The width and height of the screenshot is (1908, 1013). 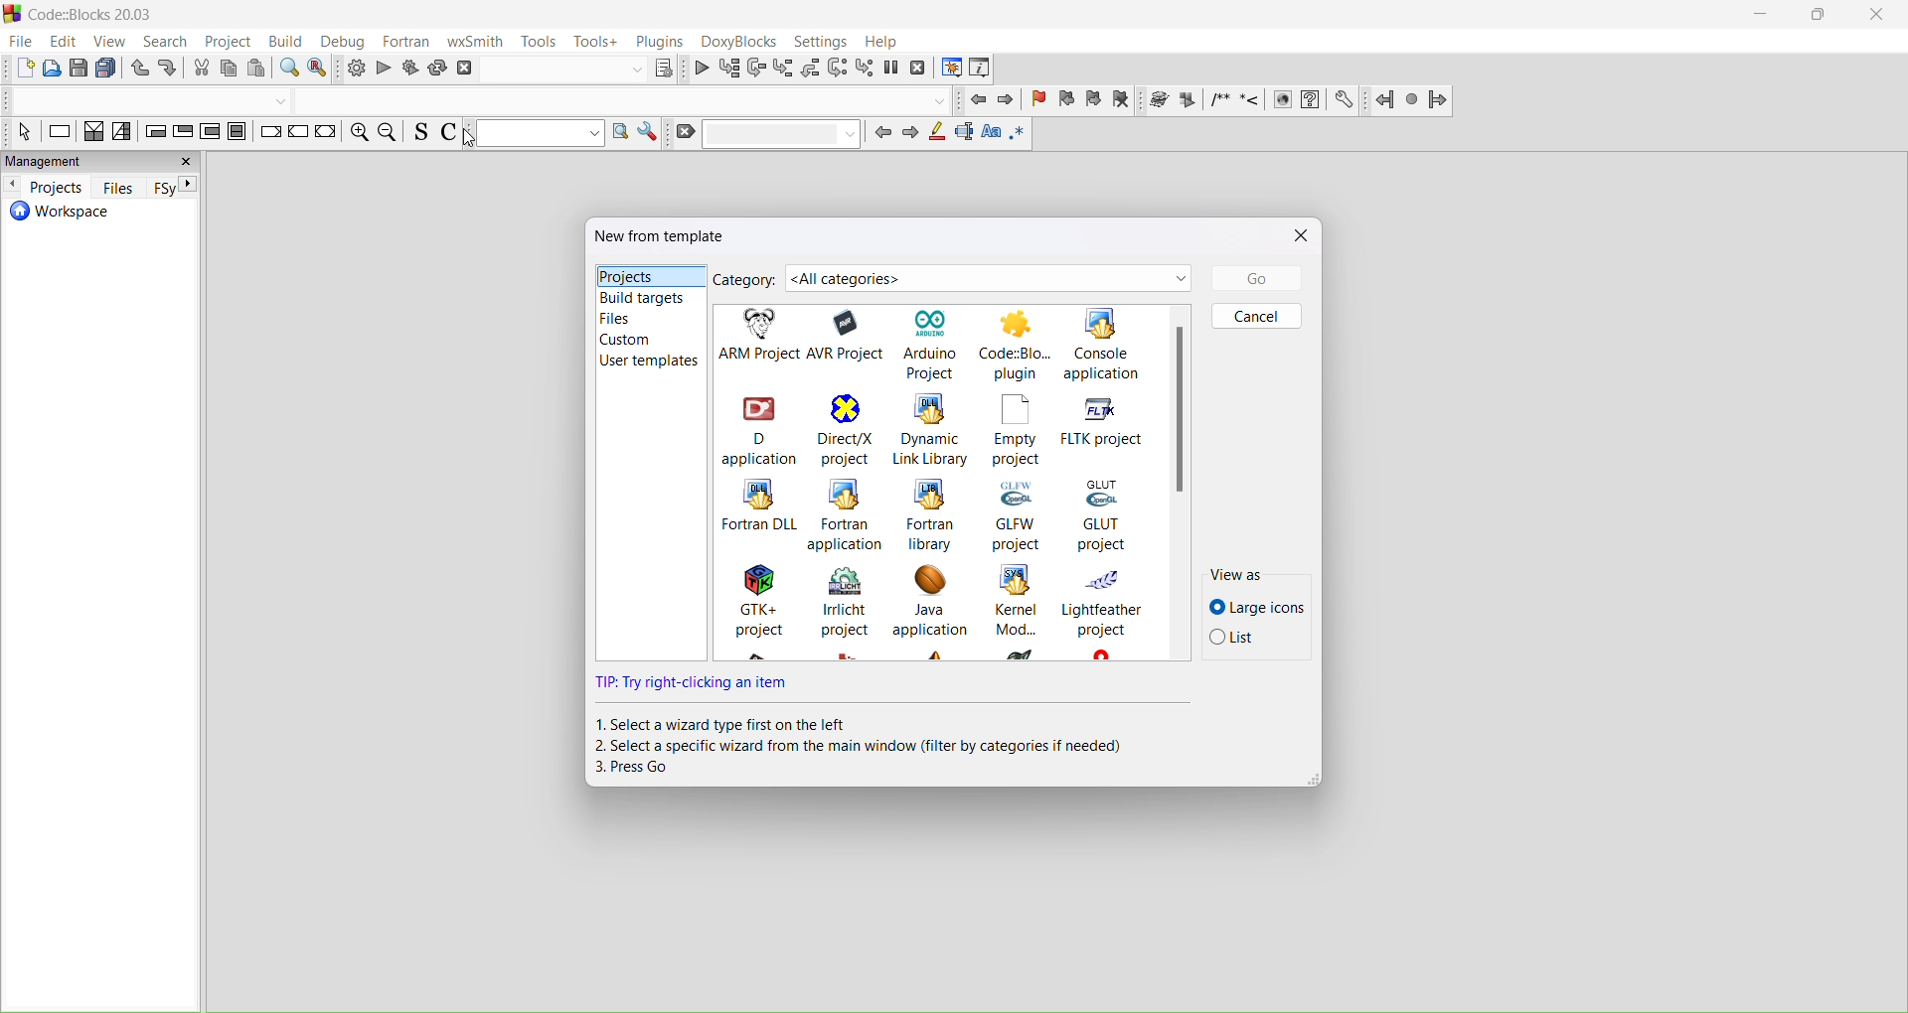 What do you see at coordinates (327, 132) in the screenshot?
I see `return instructions` at bounding box center [327, 132].